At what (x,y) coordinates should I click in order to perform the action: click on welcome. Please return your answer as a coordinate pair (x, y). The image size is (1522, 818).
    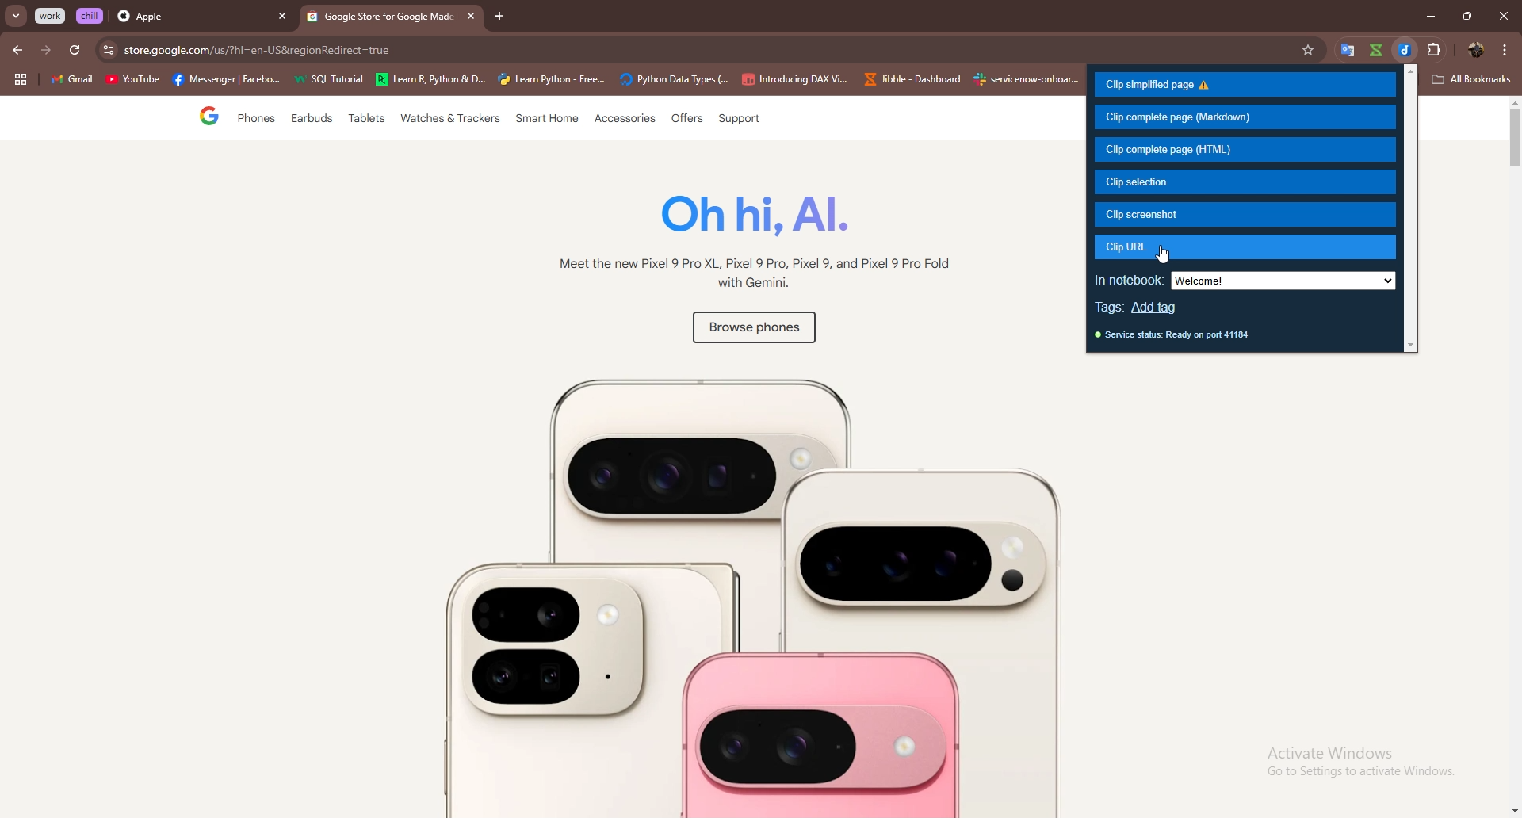
    Looking at the image, I should click on (1287, 282).